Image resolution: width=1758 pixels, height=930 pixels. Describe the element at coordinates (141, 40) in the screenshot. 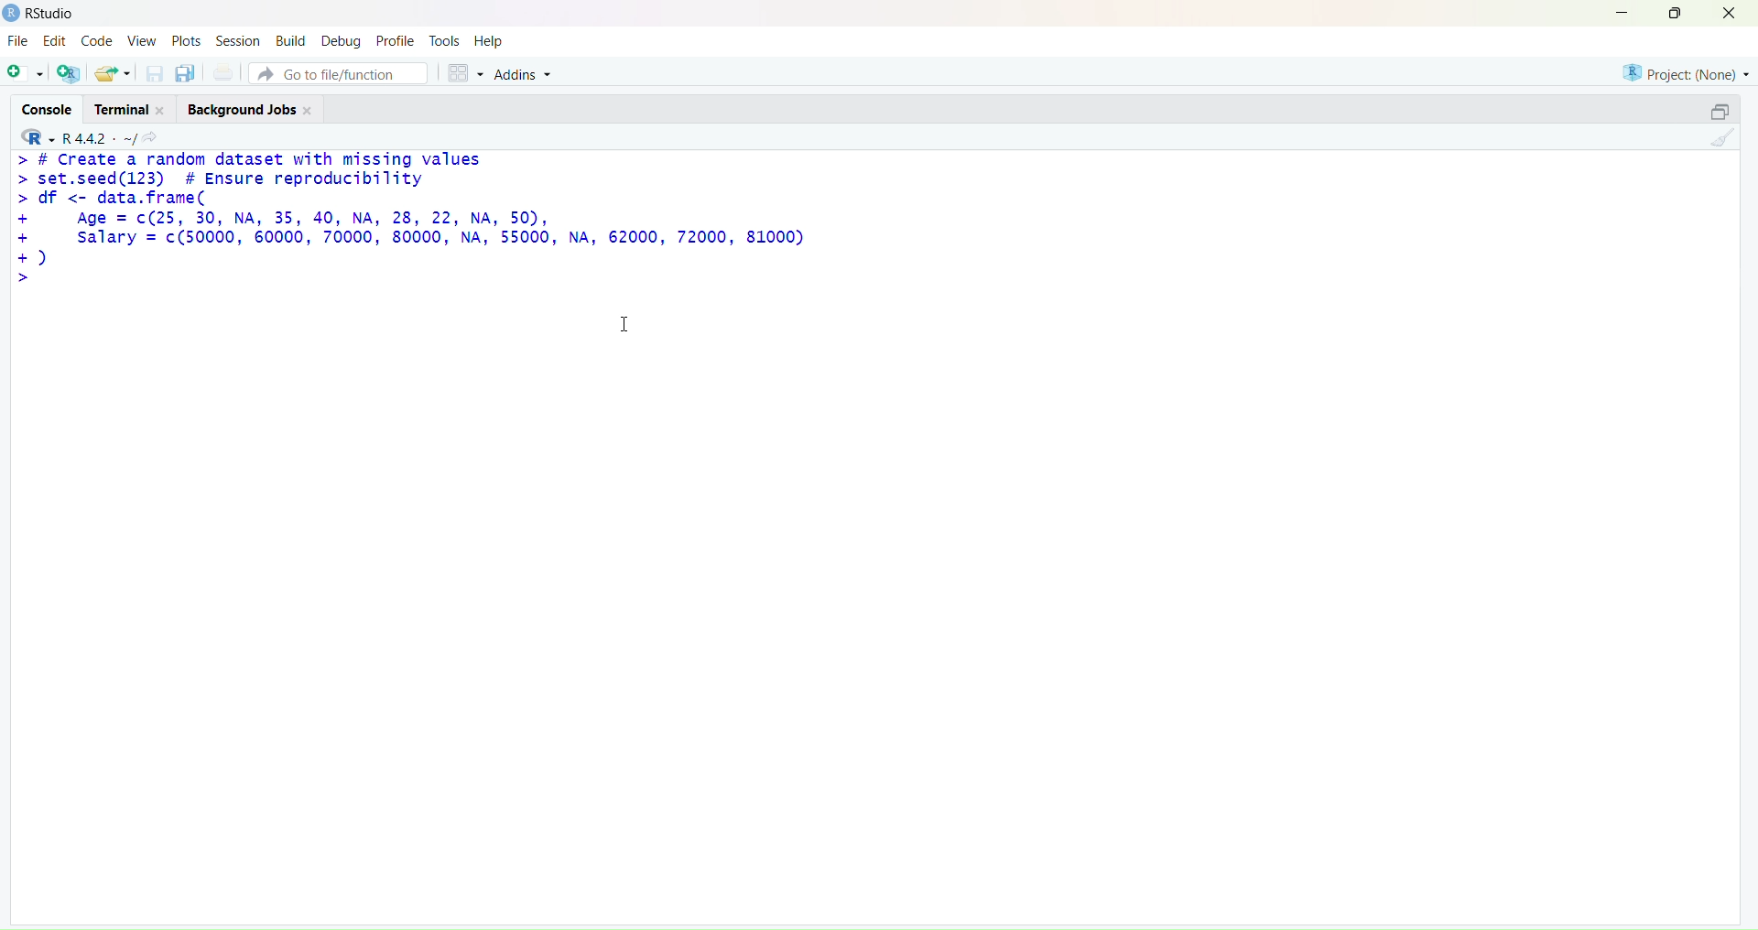

I see `view` at that location.